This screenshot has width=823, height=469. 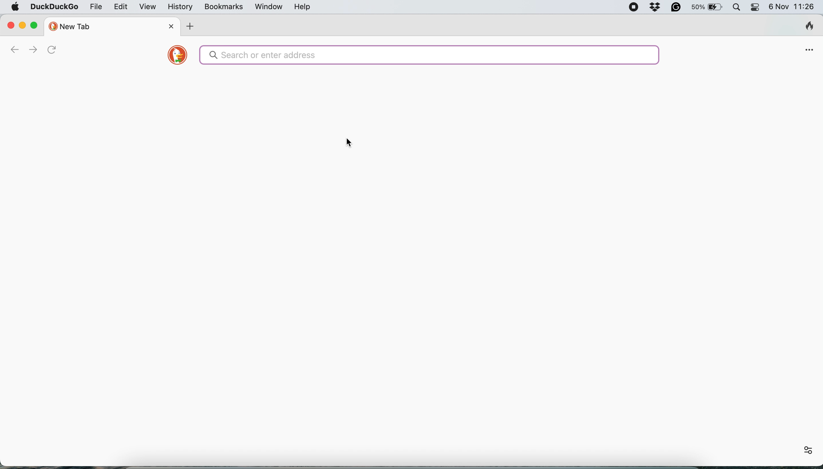 I want to click on minimise, so click(x=23, y=26).